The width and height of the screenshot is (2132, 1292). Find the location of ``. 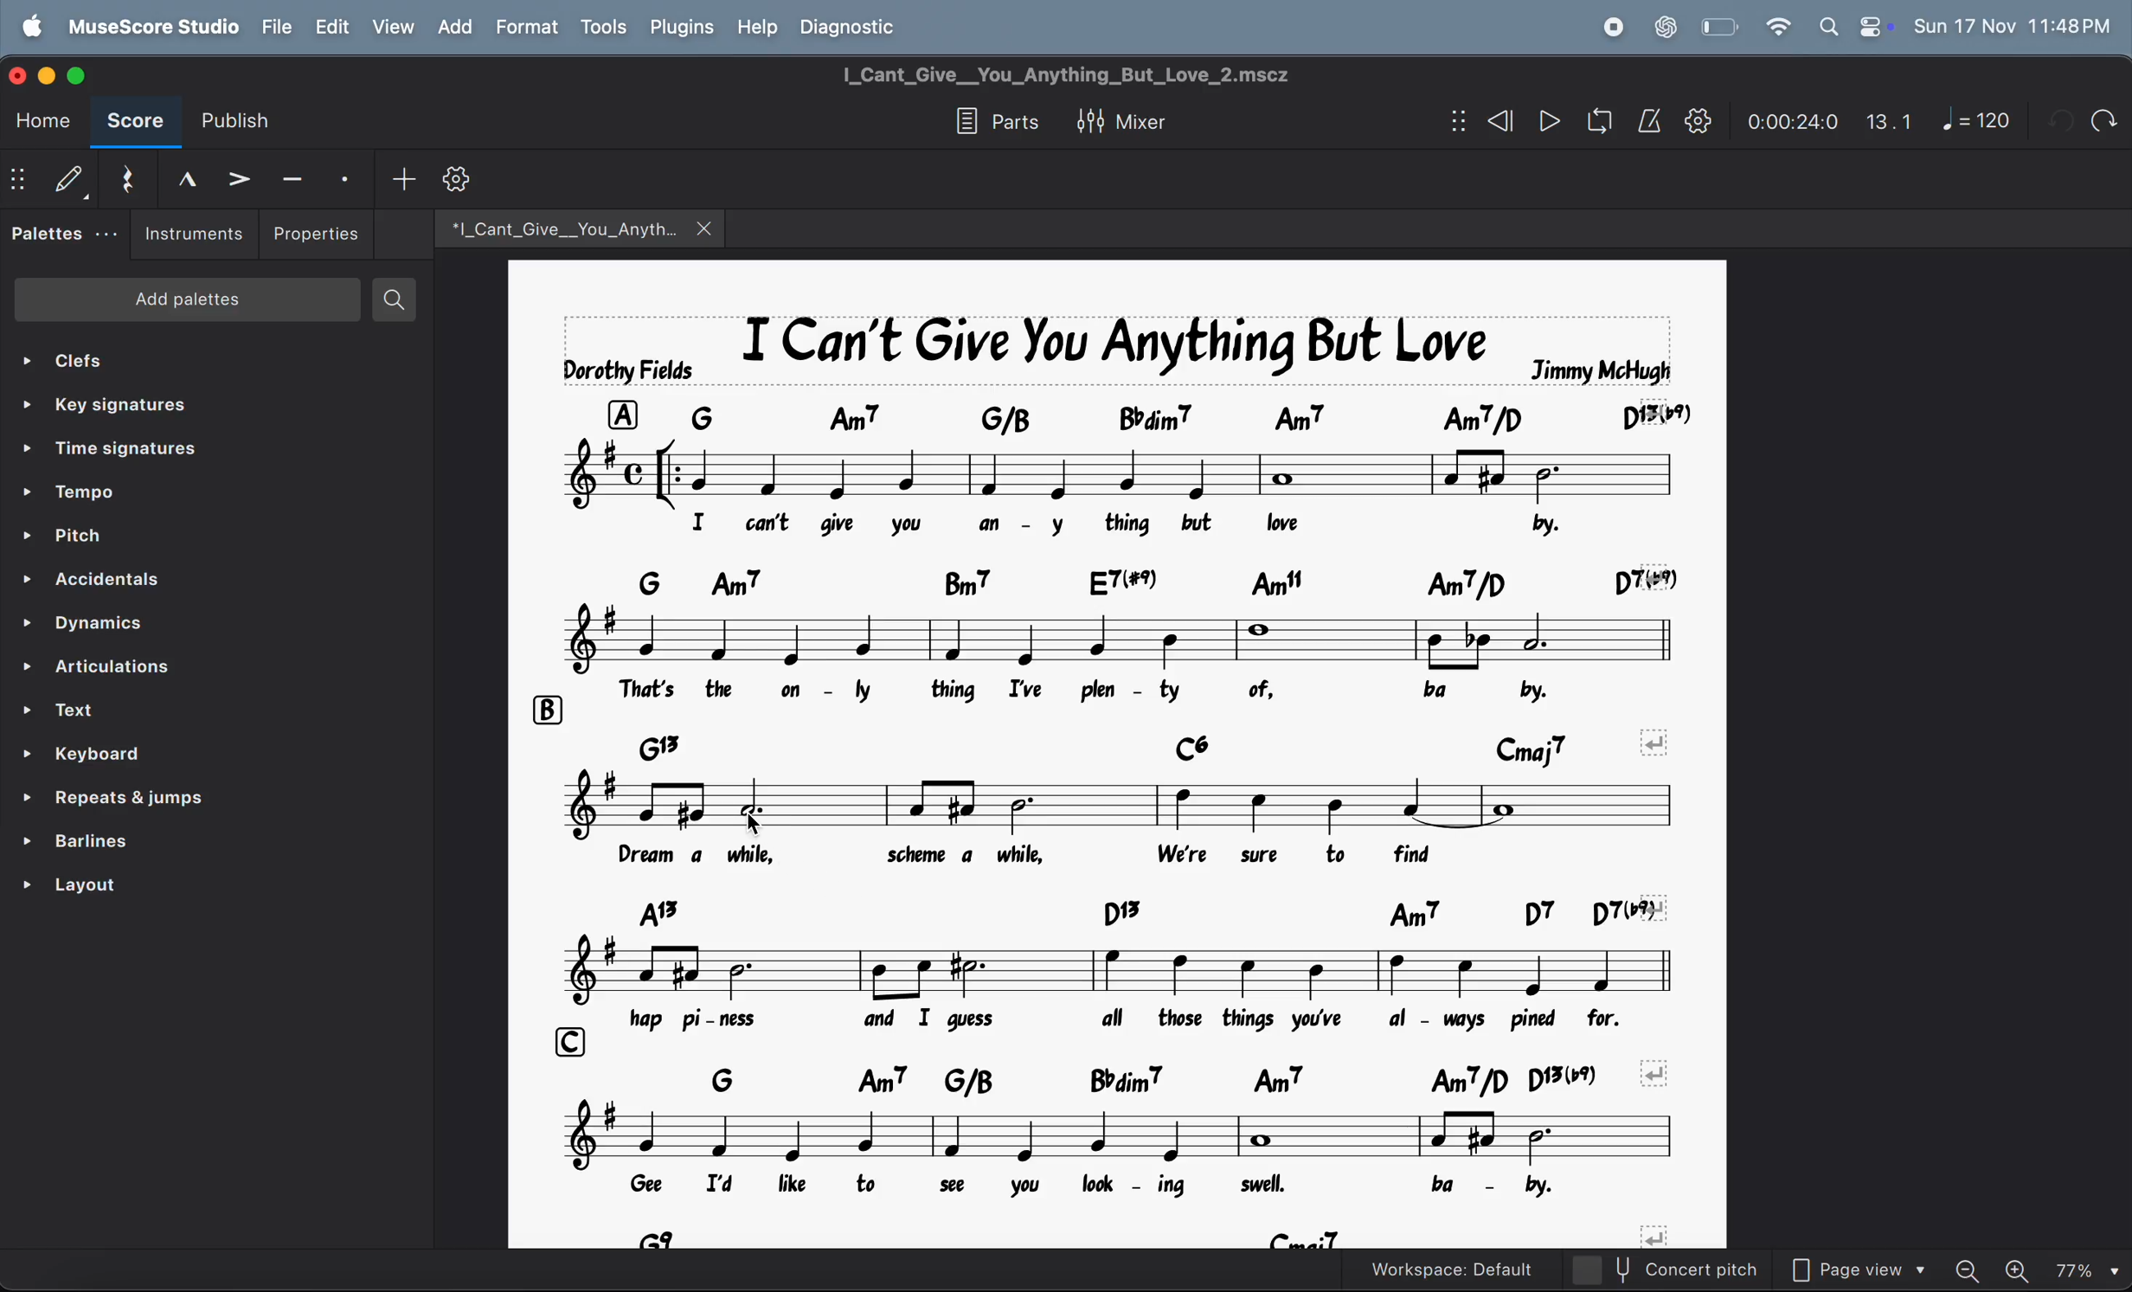

 is located at coordinates (1139, 1075).